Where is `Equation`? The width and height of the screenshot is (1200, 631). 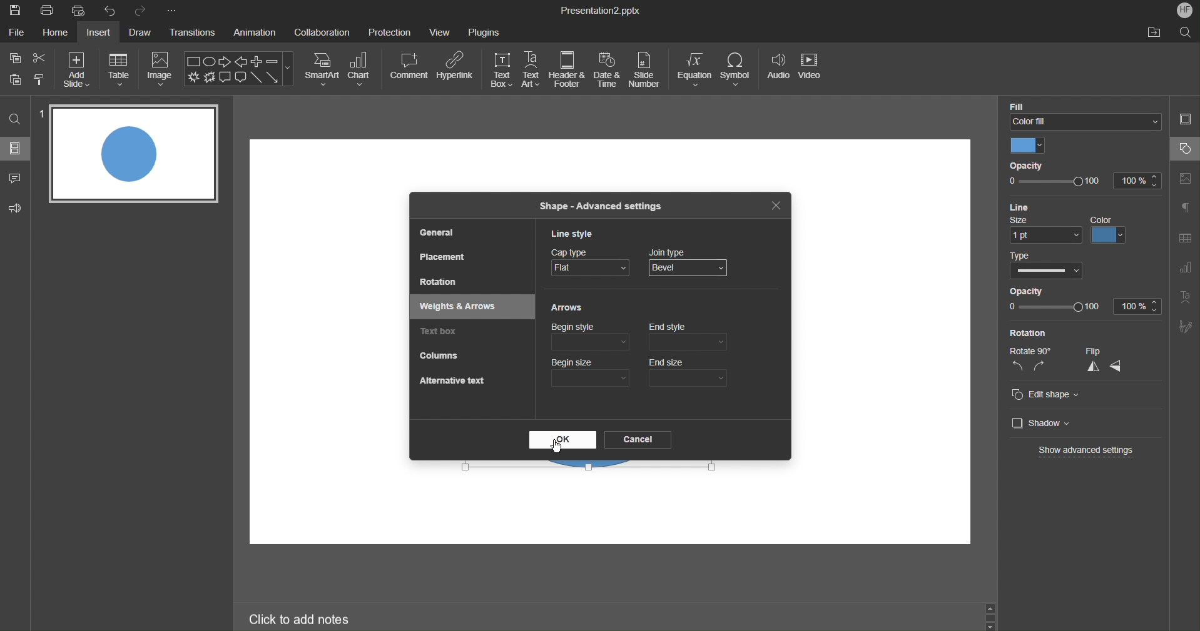 Equation is located at coordinates (694, 70).